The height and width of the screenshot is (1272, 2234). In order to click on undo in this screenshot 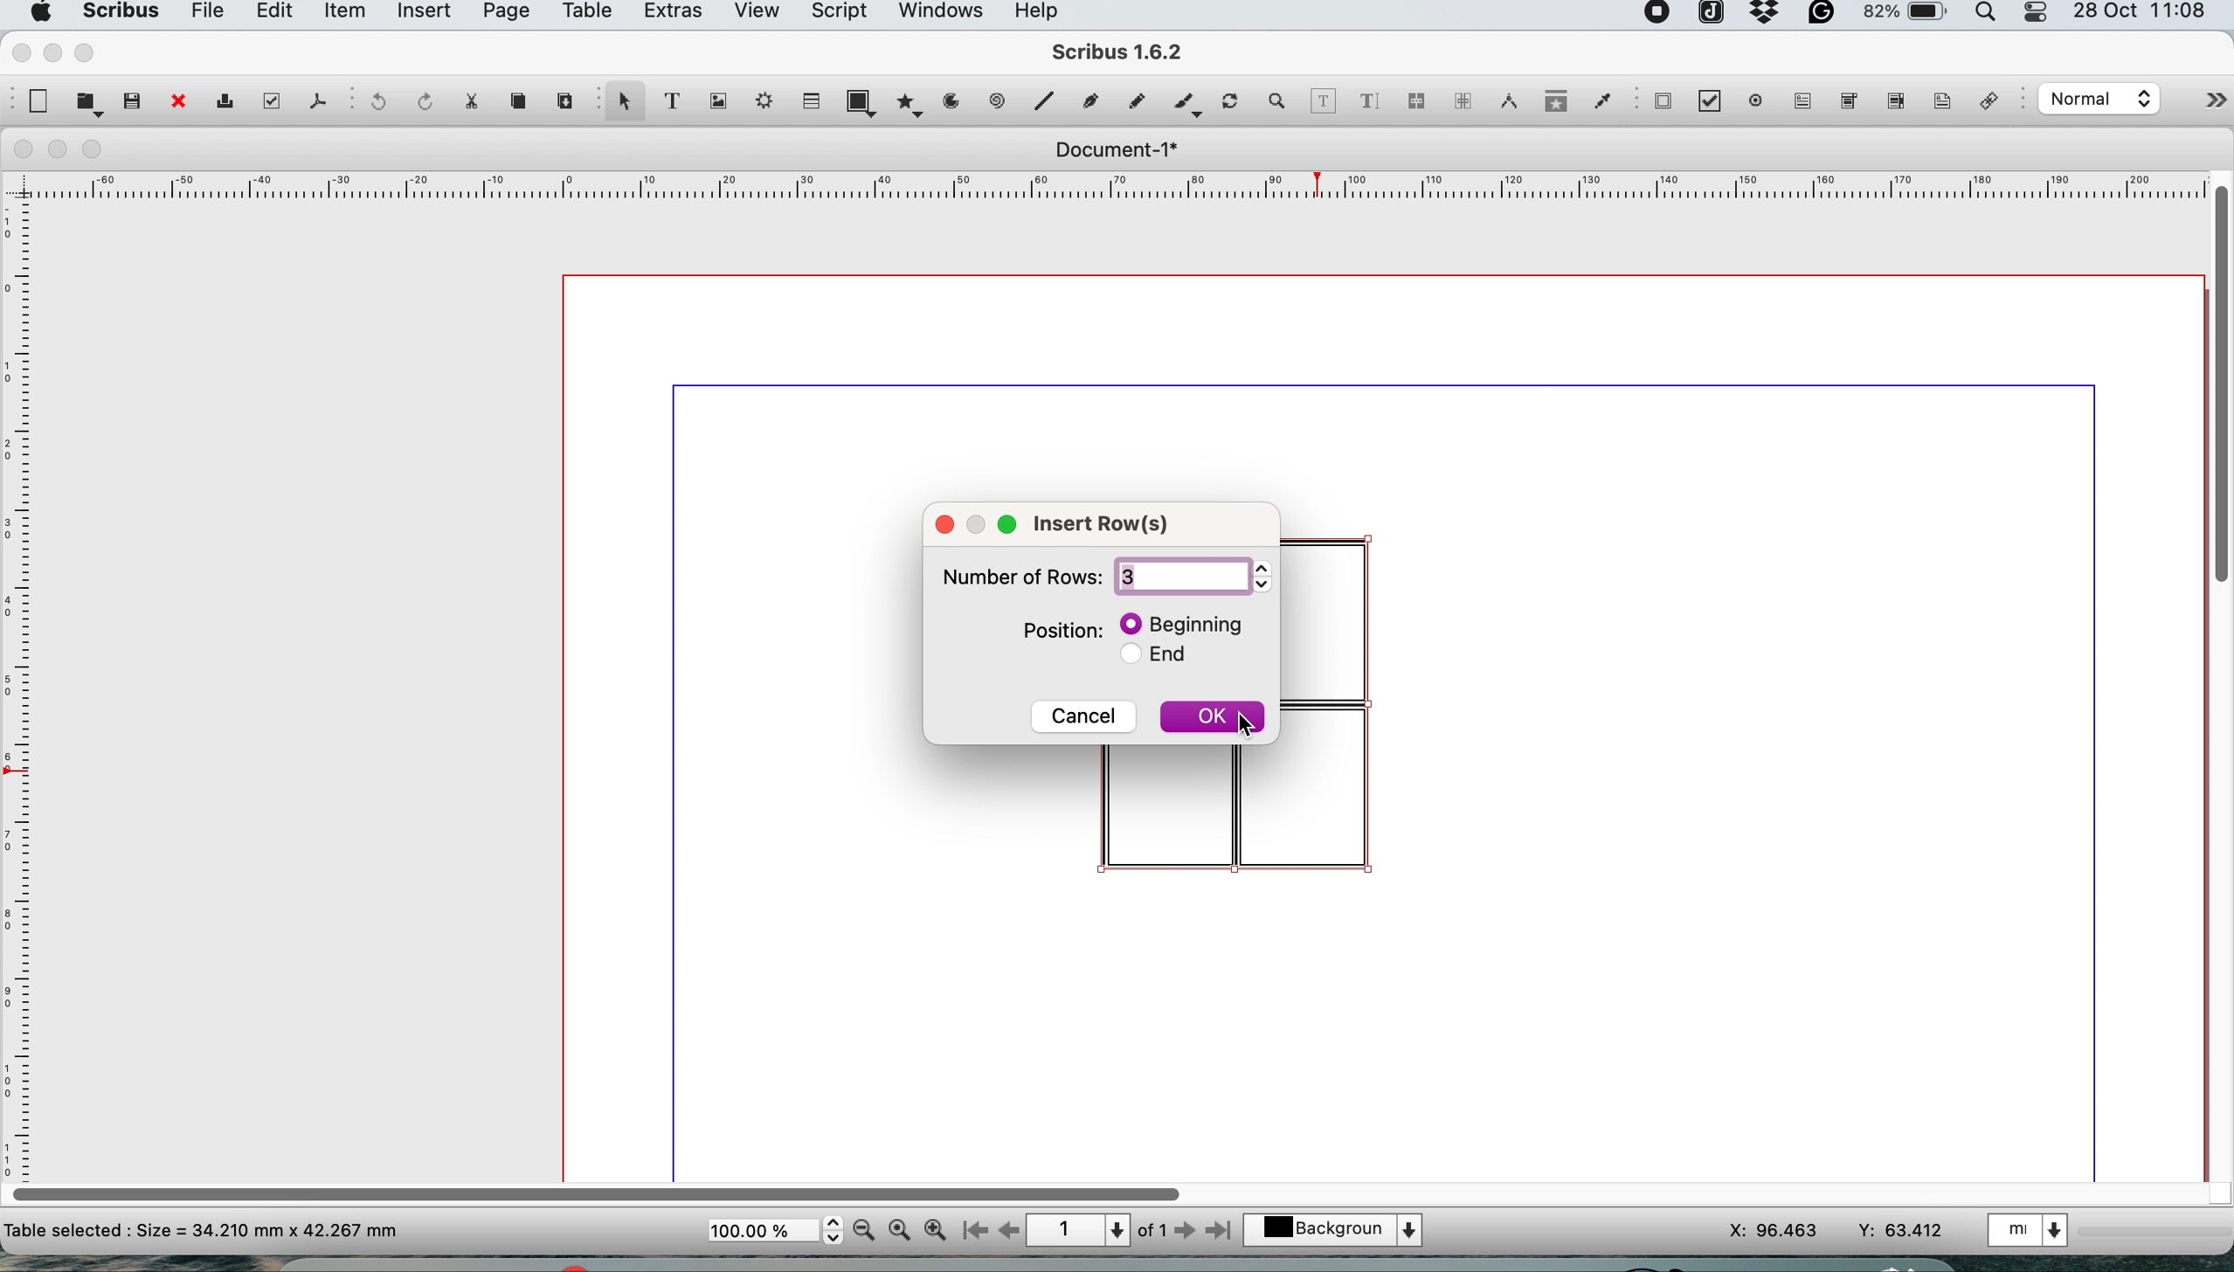, I will do `click(375, 103)`.